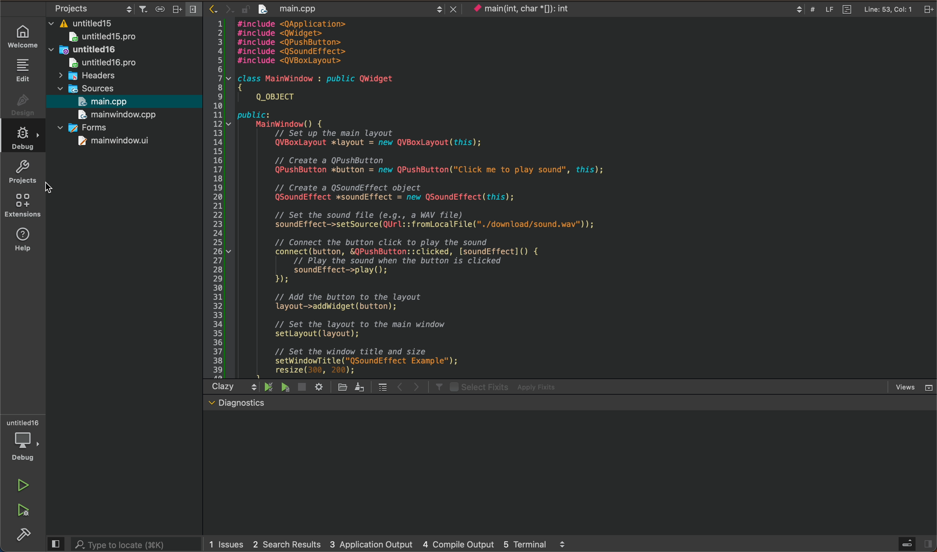  What do you see at coordinates (85, 129) in the screenshot?
I see `` at bounding box center [85, 129].